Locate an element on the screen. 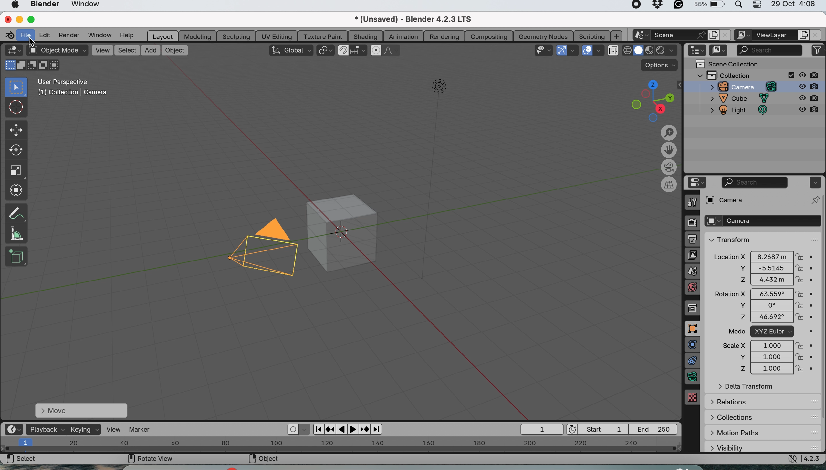 The image size is (826, 470). rotate is located at coordinates (15, 150).